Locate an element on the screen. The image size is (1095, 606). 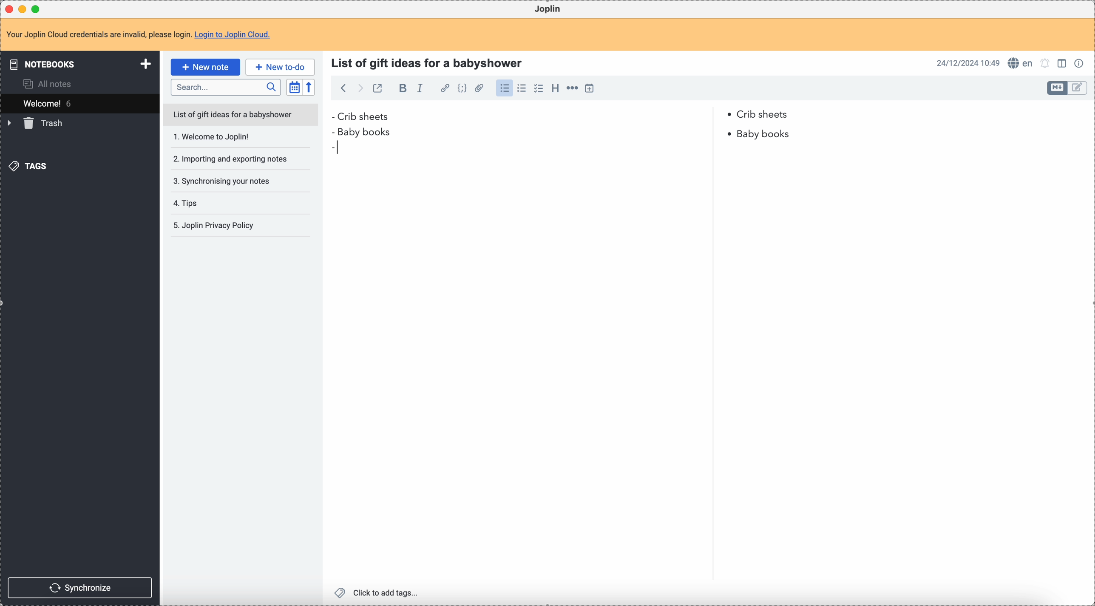
Crib sheets is located at coordinates (565, 116).